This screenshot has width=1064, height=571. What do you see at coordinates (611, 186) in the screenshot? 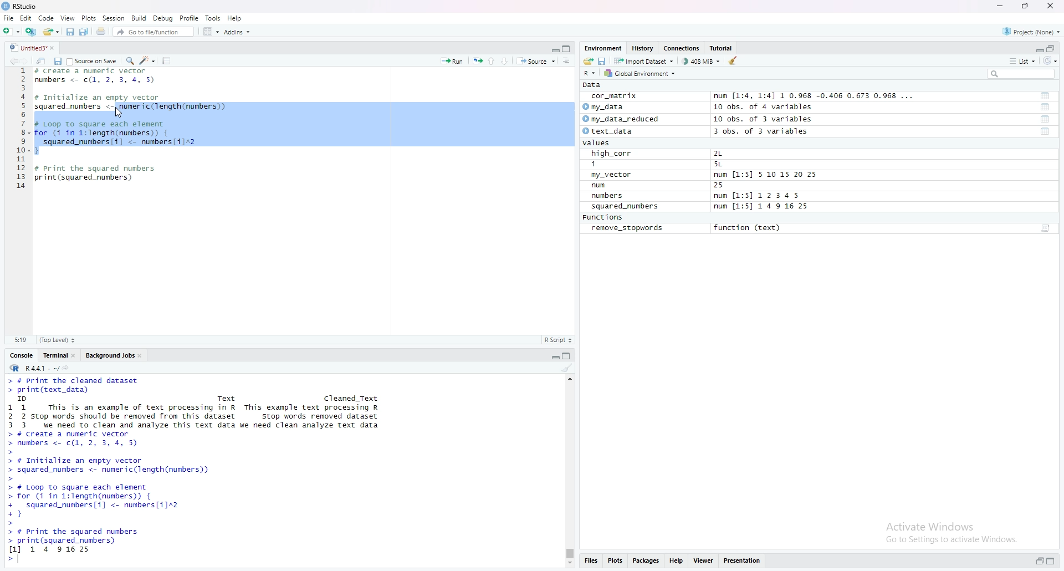
I see `num` at bounding box center [611, 186].